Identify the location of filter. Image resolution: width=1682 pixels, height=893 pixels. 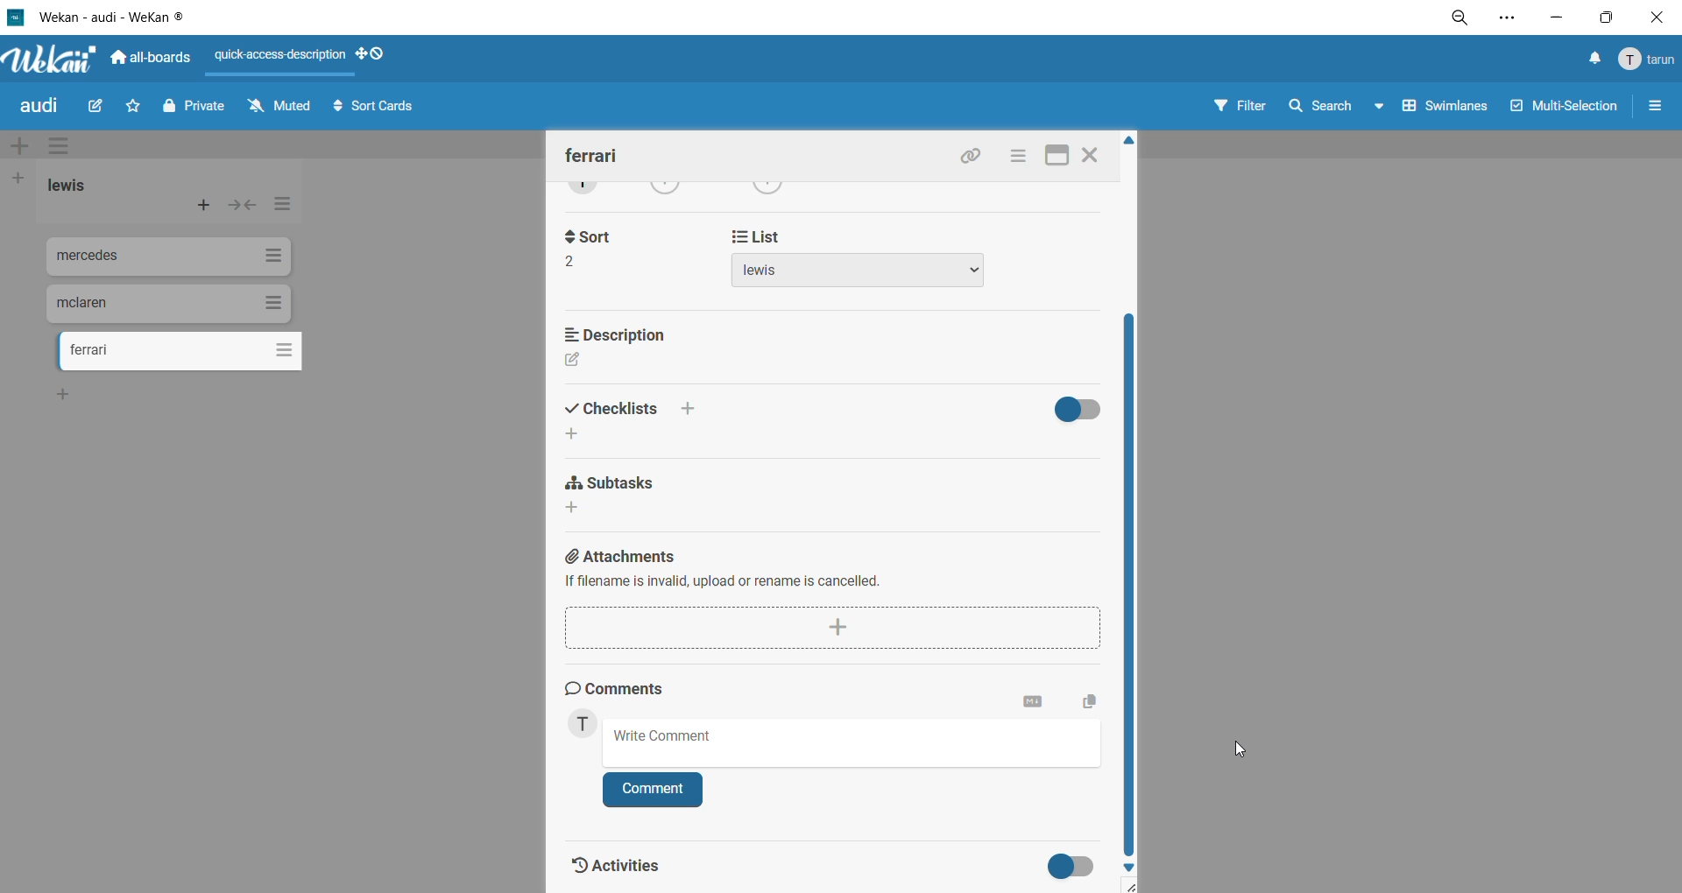
(1245, 109).